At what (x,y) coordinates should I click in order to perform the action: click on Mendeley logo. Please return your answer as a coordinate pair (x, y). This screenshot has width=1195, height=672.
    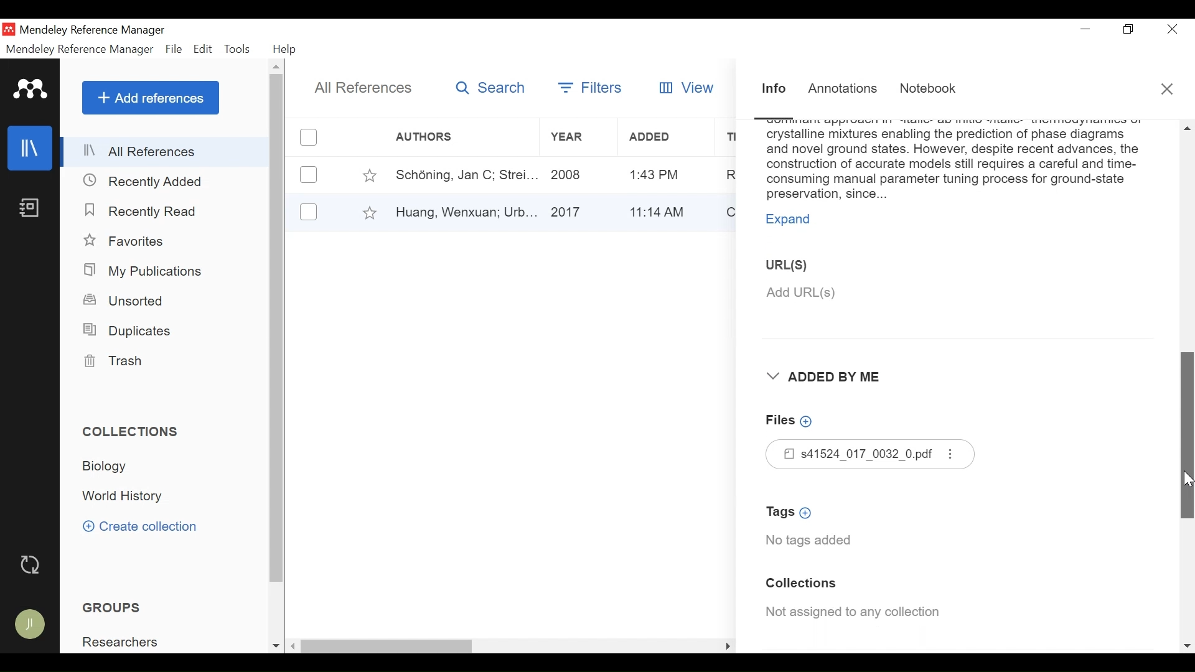
    Looking at the image, I should click on (32, 90).